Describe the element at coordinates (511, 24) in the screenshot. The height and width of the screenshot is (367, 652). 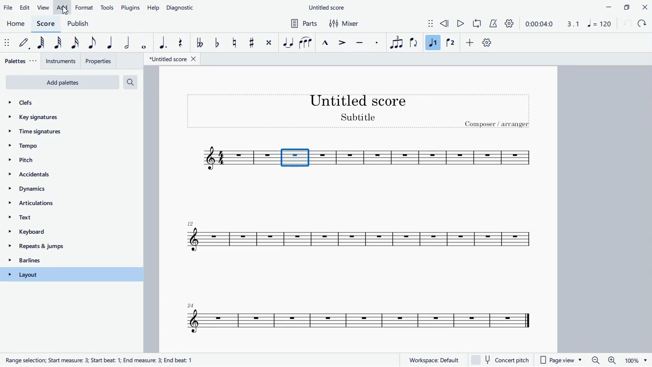
I see `settings` at that location.